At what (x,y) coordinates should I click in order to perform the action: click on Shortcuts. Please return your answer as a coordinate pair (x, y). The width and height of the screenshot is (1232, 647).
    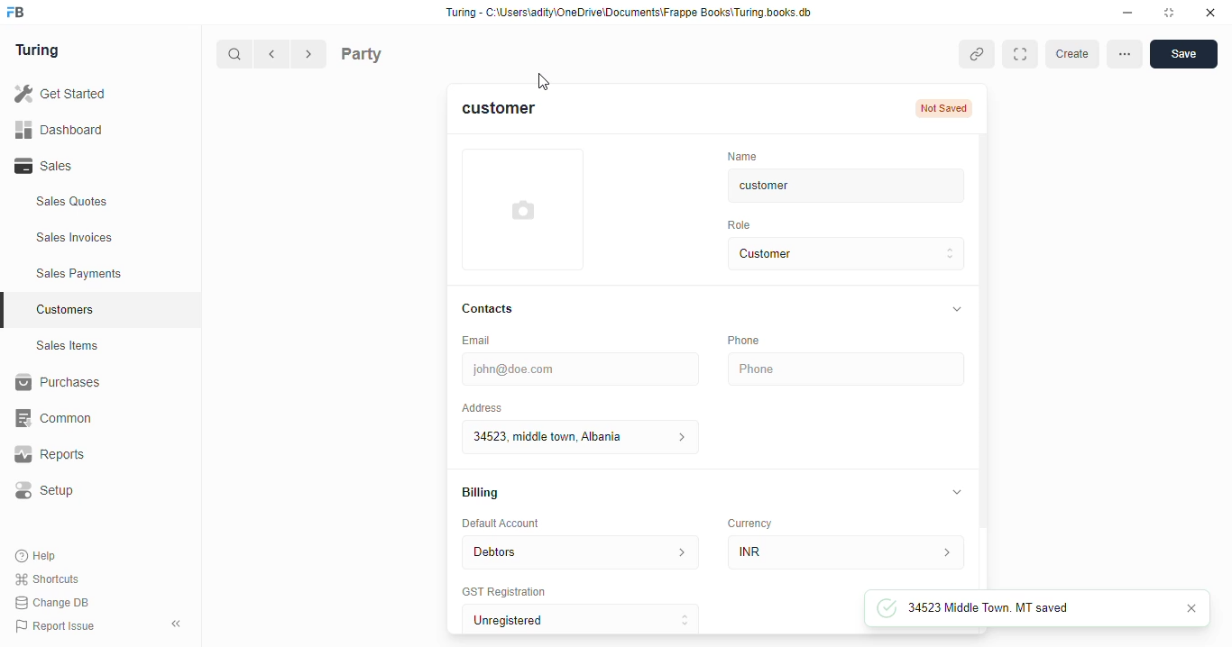
    Looking at the image, I should click on (52, 579).